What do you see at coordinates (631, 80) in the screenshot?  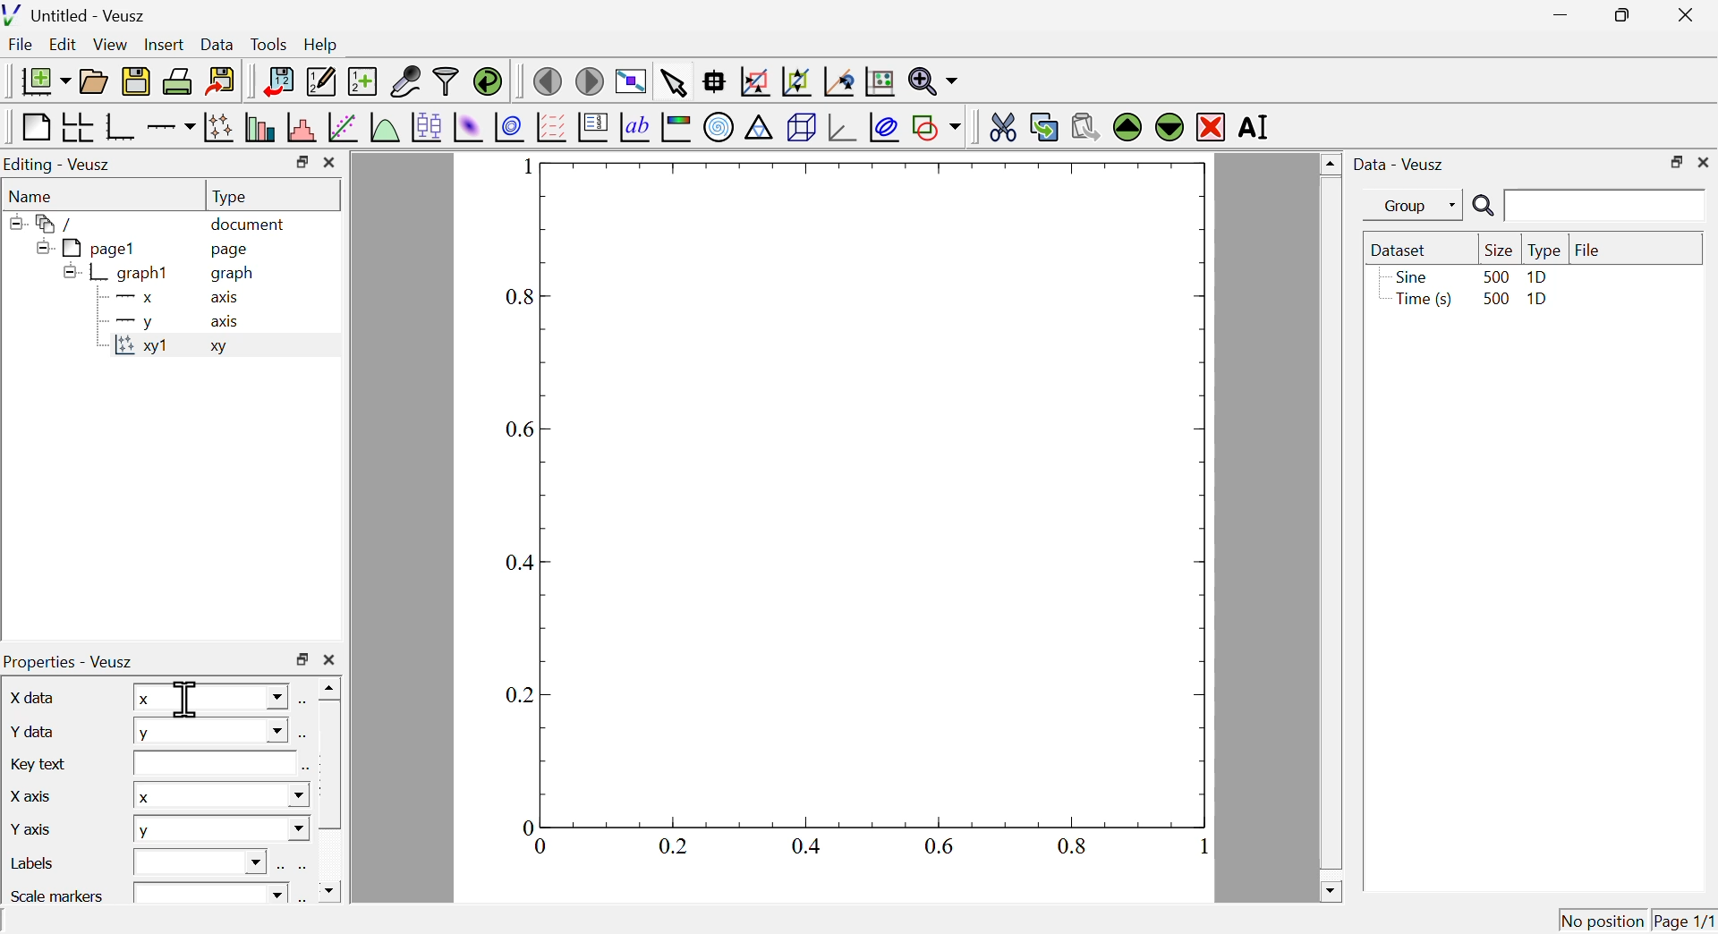 I see `view plot full screen` at bounding box center [631, 80].